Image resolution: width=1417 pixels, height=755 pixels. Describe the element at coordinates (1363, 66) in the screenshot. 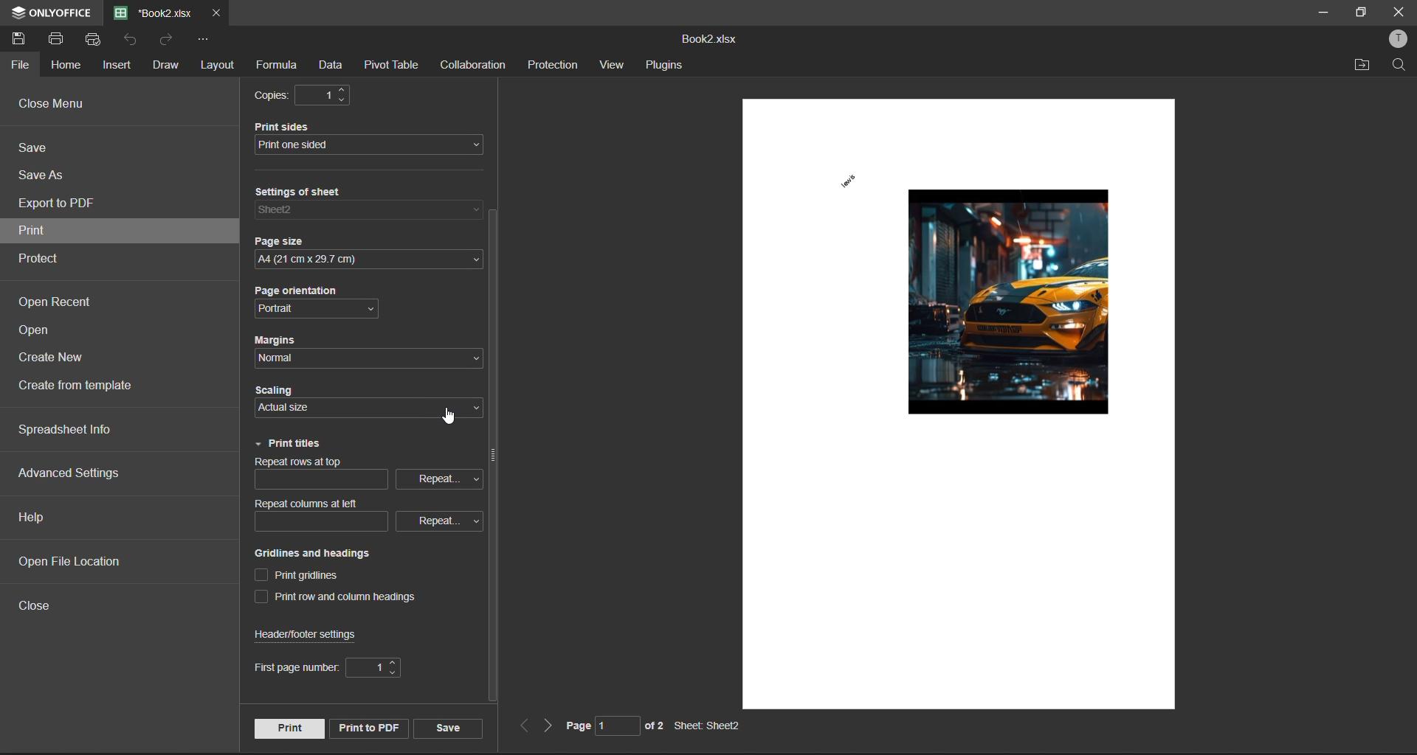

I see `open location` at that location.